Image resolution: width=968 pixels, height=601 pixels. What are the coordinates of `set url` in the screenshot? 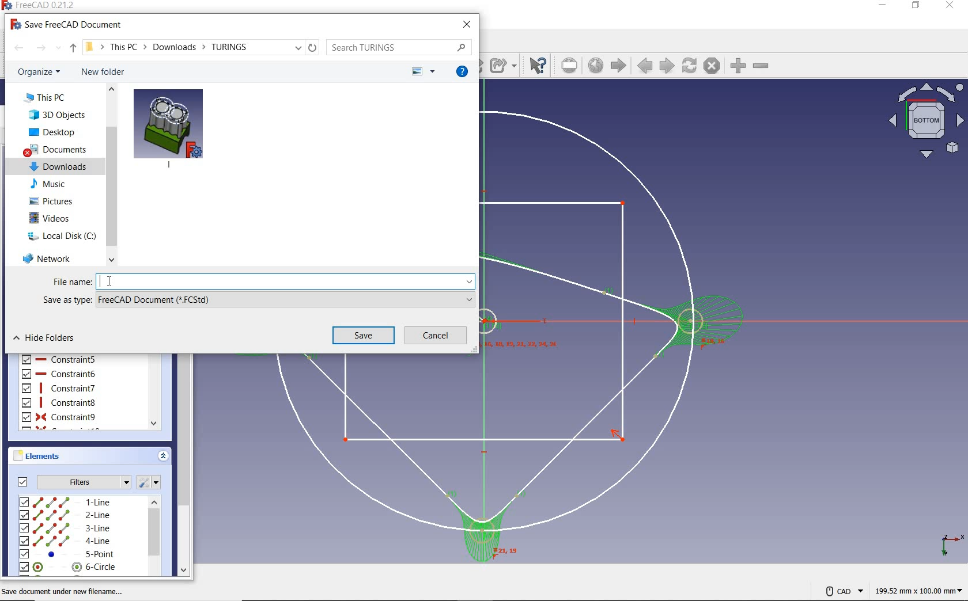 It's located at (570, 66).